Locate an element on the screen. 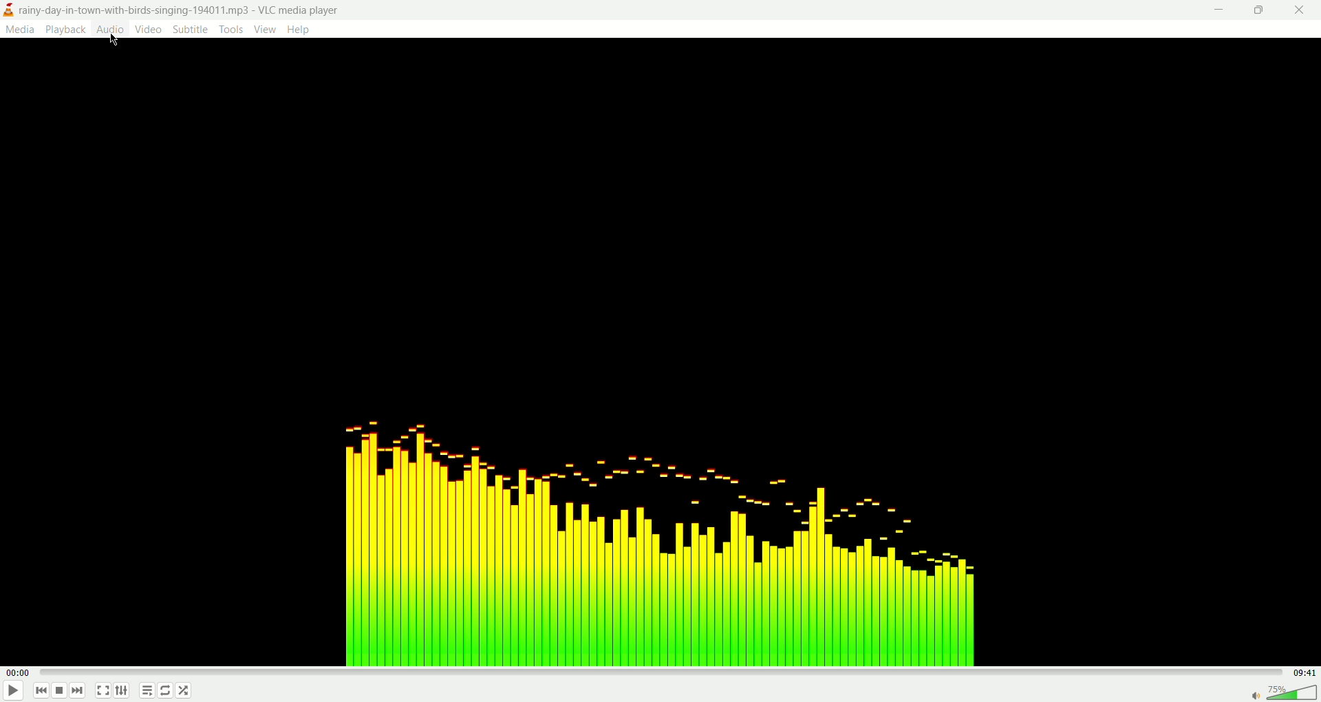  next is located at coordinates (78, 691).